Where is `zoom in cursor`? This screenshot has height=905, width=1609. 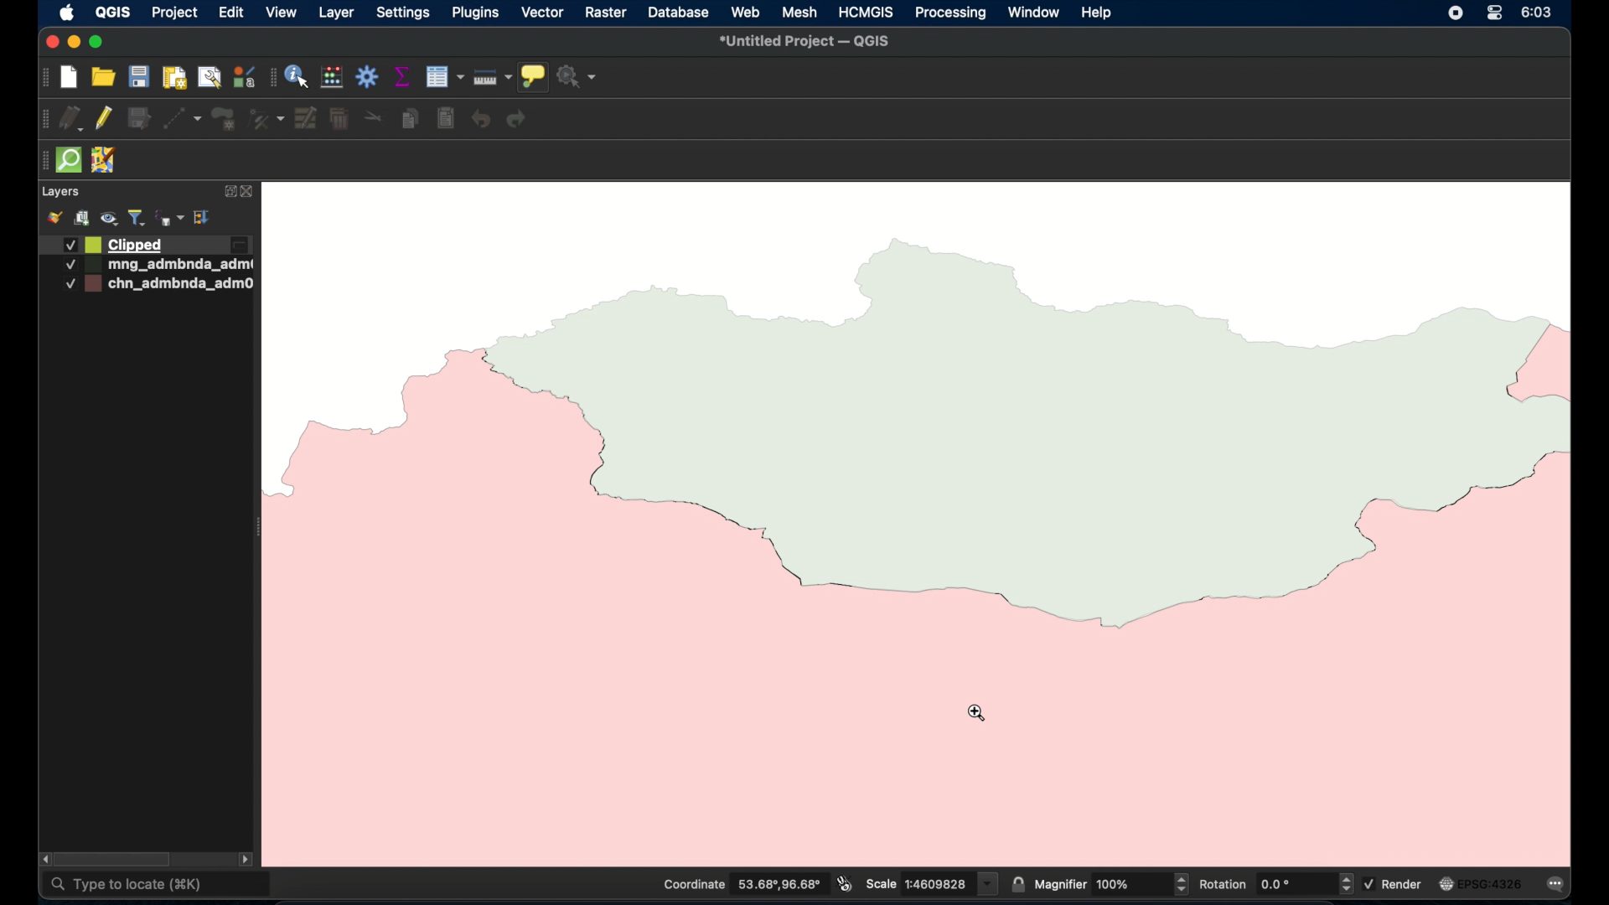
zoom in cursor is located at coordinates (977, 713).